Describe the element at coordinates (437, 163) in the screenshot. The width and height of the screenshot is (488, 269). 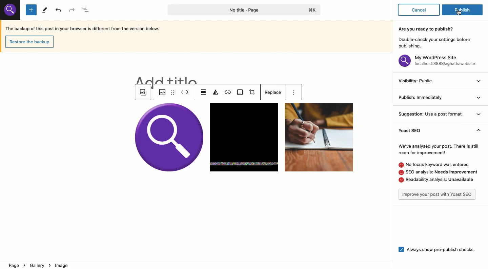
I see `Analysis` at that location.